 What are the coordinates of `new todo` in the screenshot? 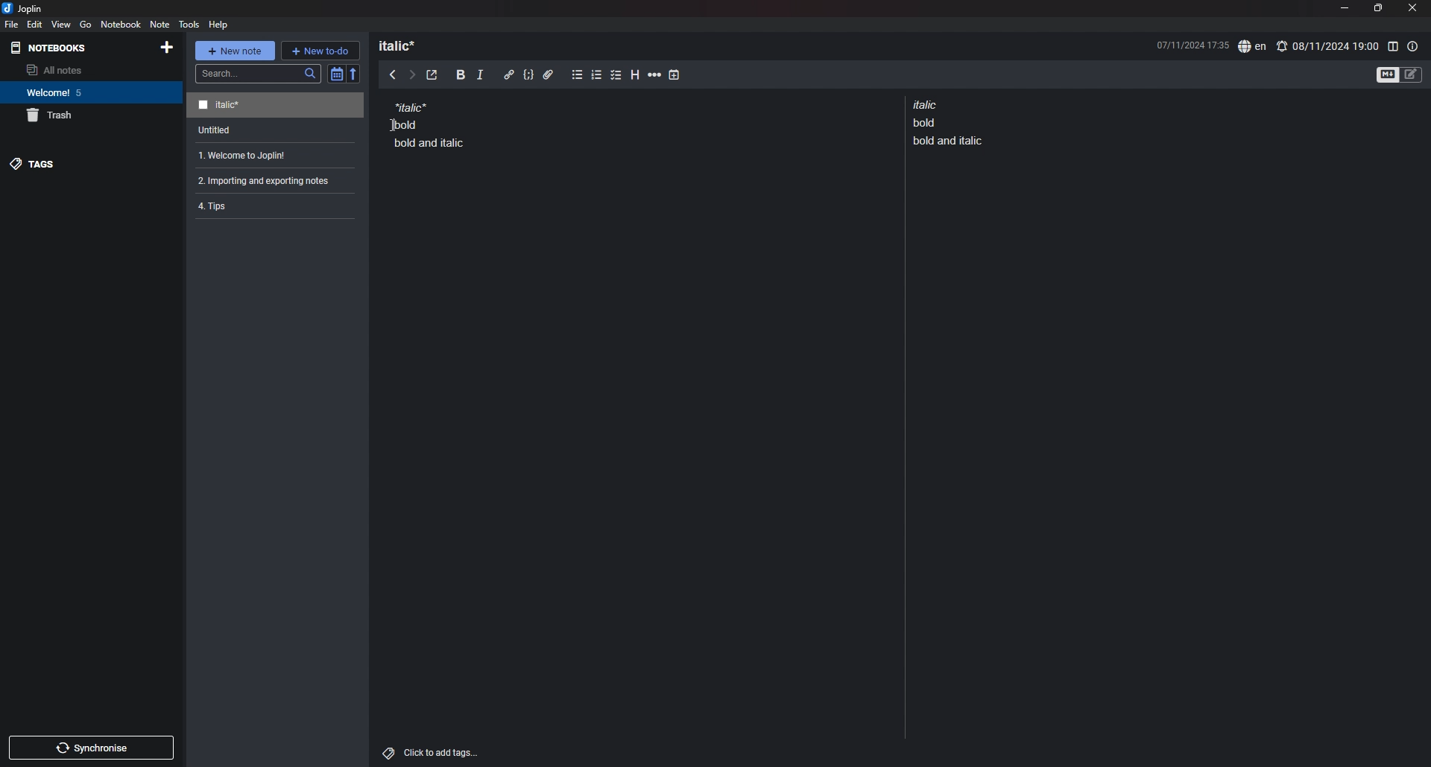 It's located at (320, 50).